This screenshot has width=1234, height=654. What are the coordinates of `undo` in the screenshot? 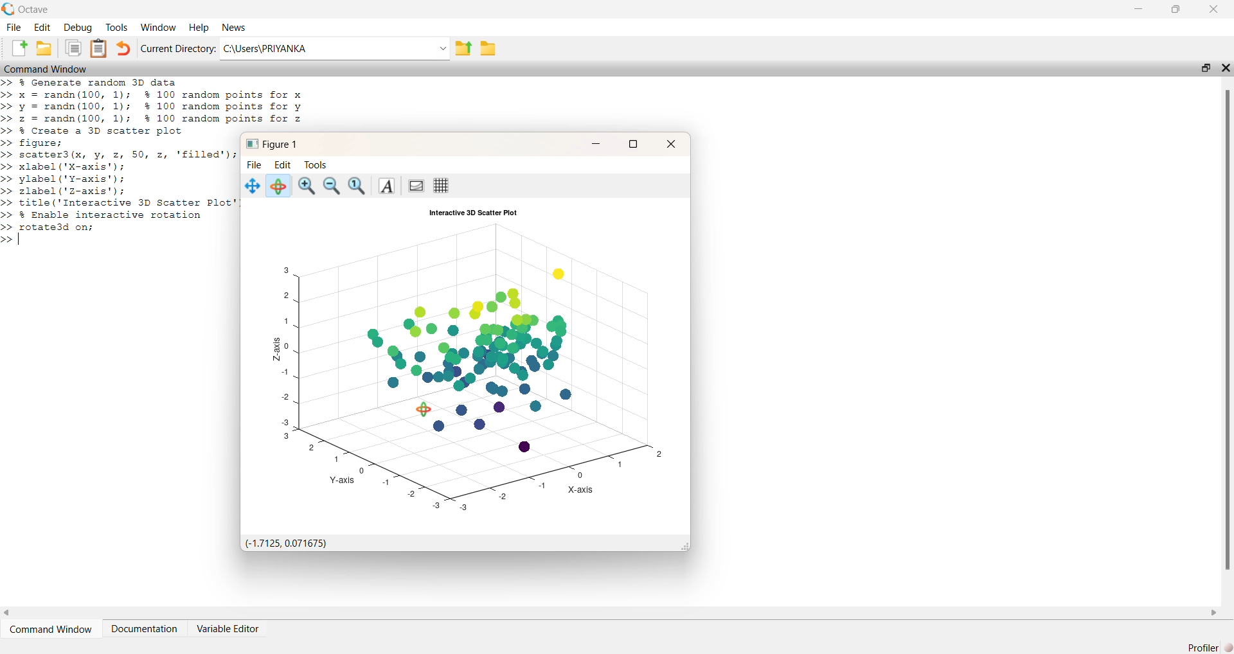 It's located at (123, 48).